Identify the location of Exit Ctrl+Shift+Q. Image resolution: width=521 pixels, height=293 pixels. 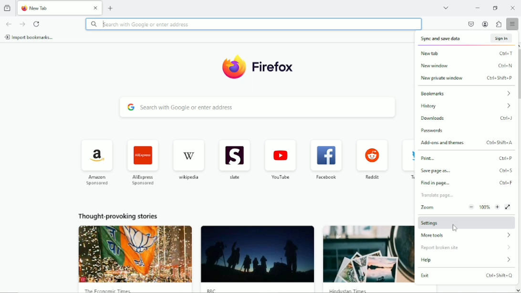
(467, 276).